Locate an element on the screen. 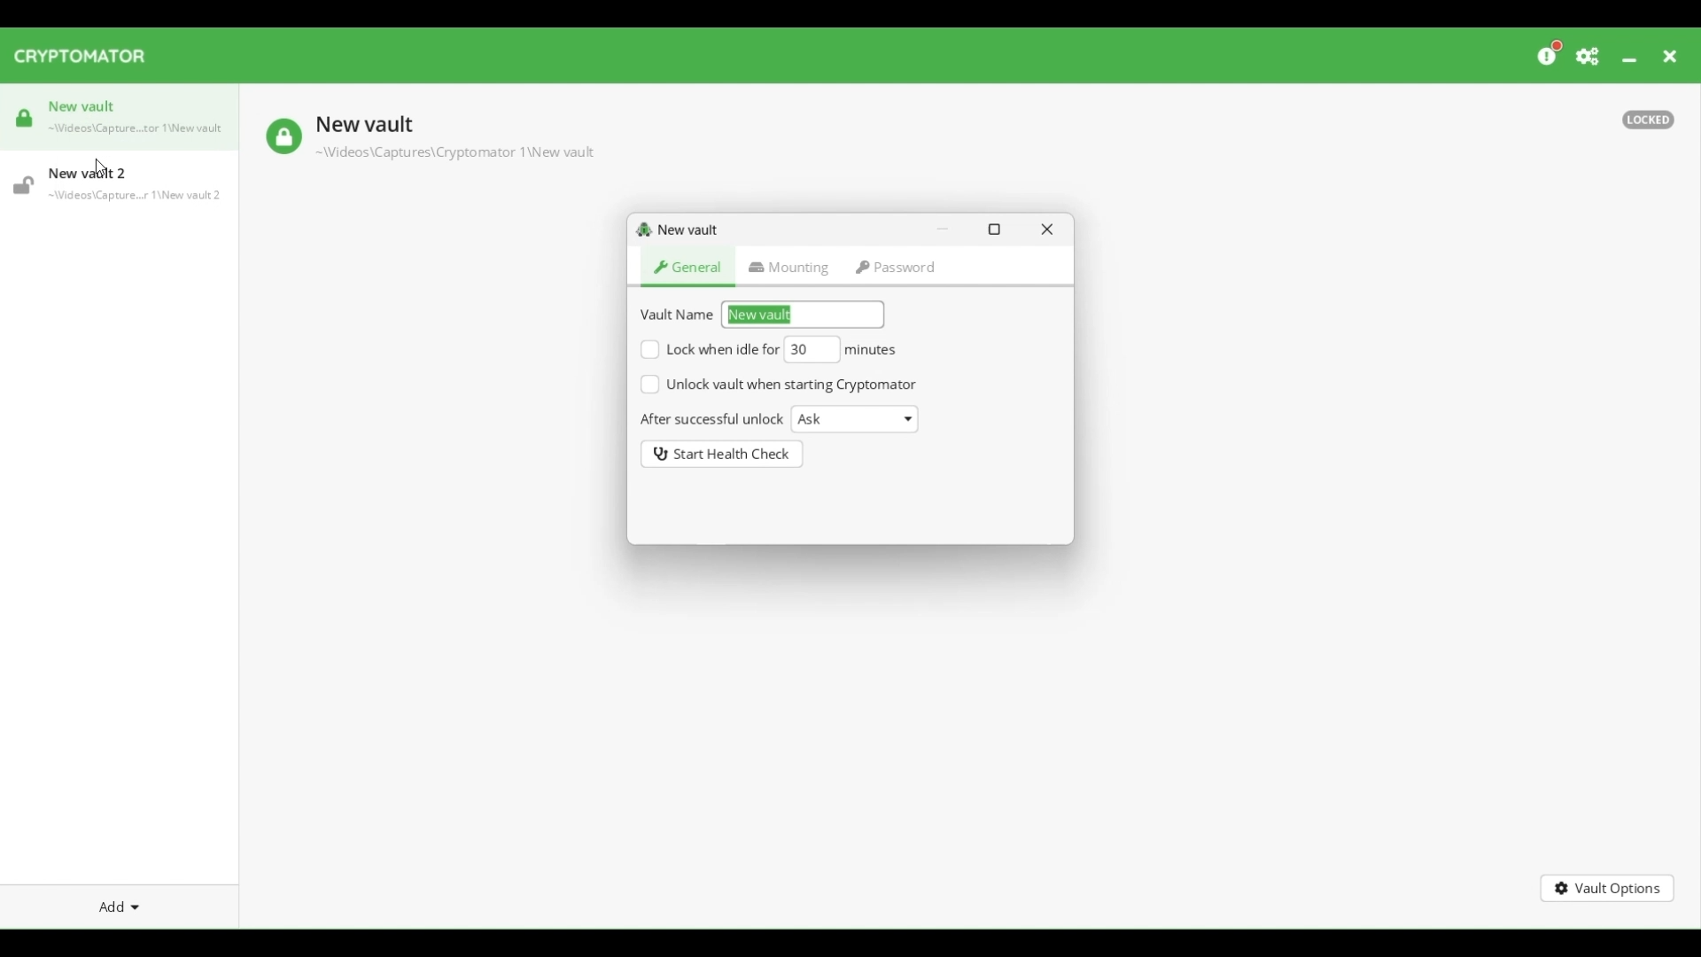 The image size is (1701, 957). After successful unlock is located at coordinates (712, 419).